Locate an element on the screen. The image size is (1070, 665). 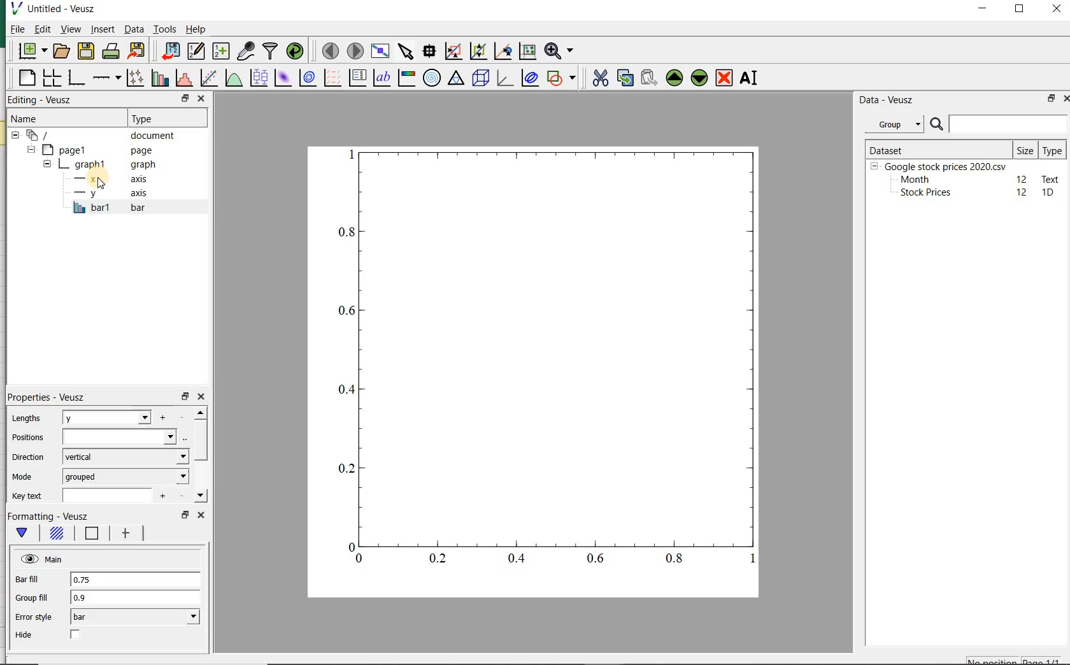
Properties - Veusz is located at coordinates (48, 396).